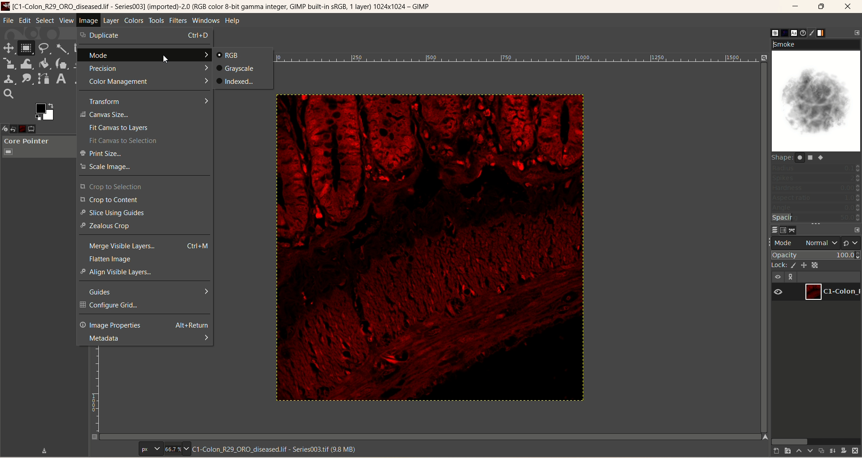 This screenshot has width=862, height=458. Describe the element at coordinates (9, 95) in the screenshot. I see `search tool` at that location.